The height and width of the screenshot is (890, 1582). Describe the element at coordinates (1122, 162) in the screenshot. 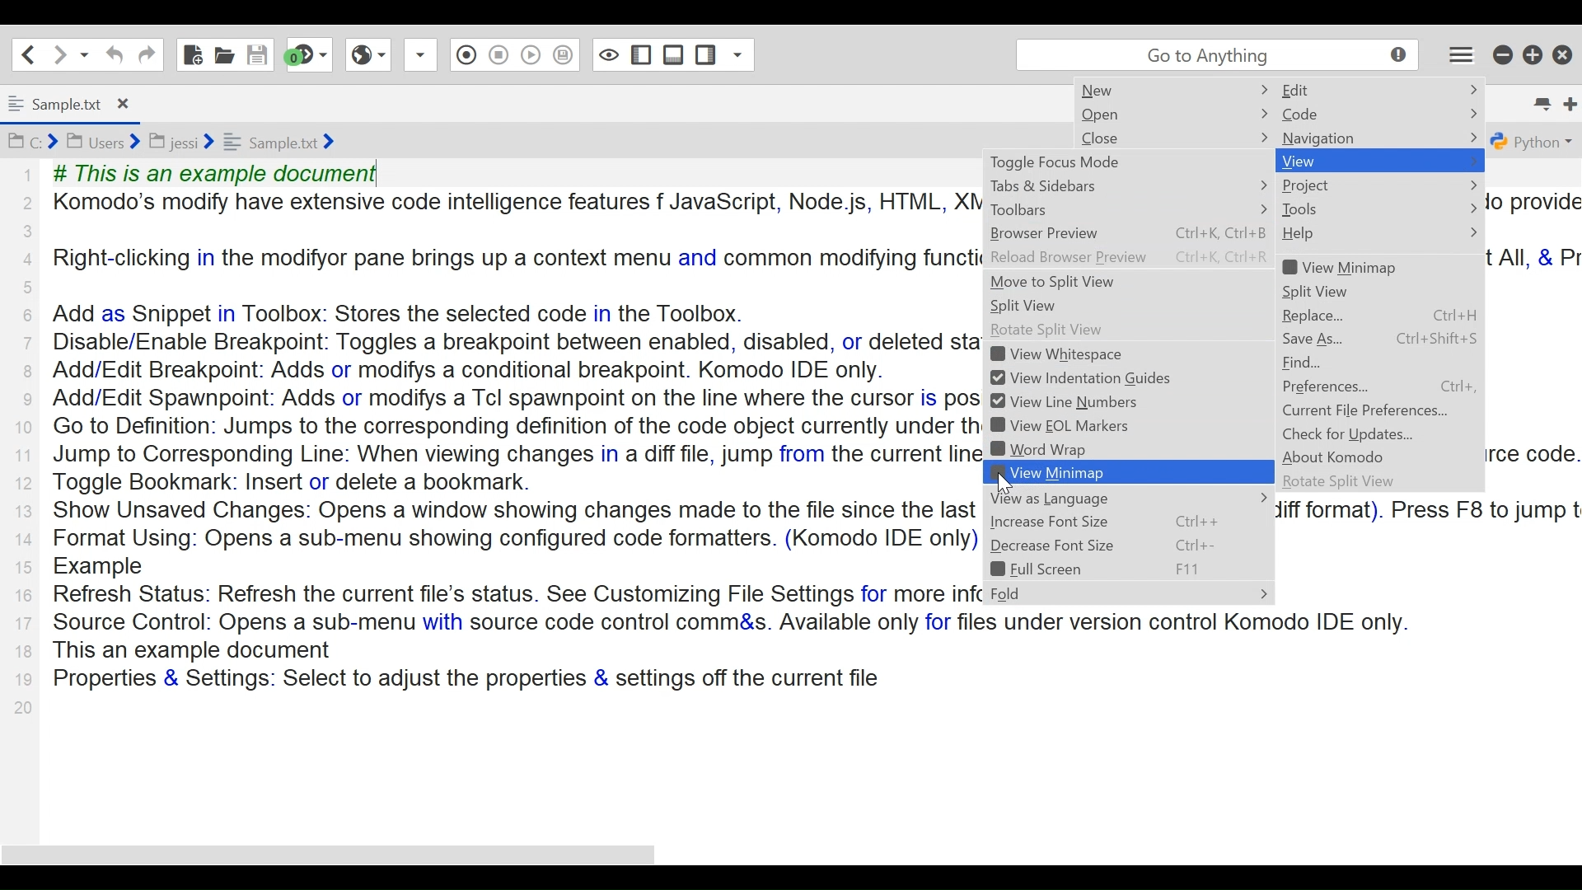

I see `Toggle Focus mode` at that location.